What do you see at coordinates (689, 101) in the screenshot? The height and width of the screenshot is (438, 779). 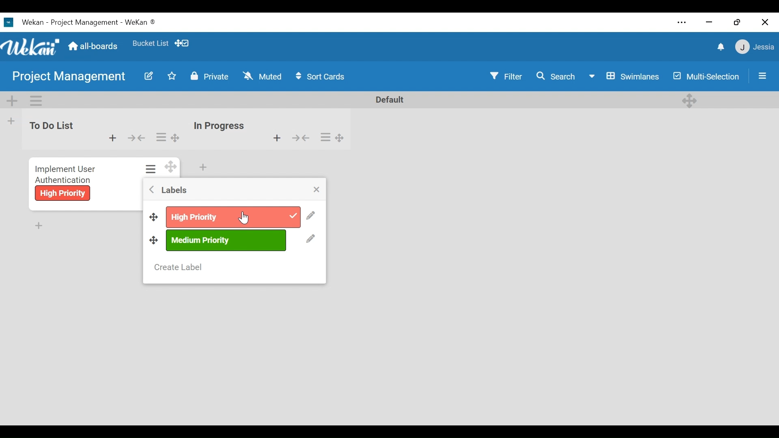 I see `desktop drag handles` at bounding box center [689, 101].